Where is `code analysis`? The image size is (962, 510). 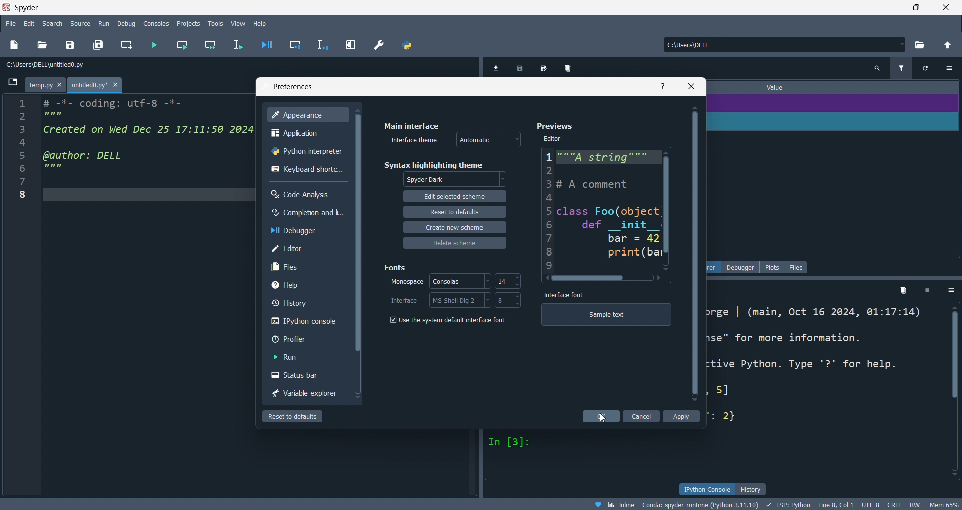
code analysis is located at coordinates (308, 192).